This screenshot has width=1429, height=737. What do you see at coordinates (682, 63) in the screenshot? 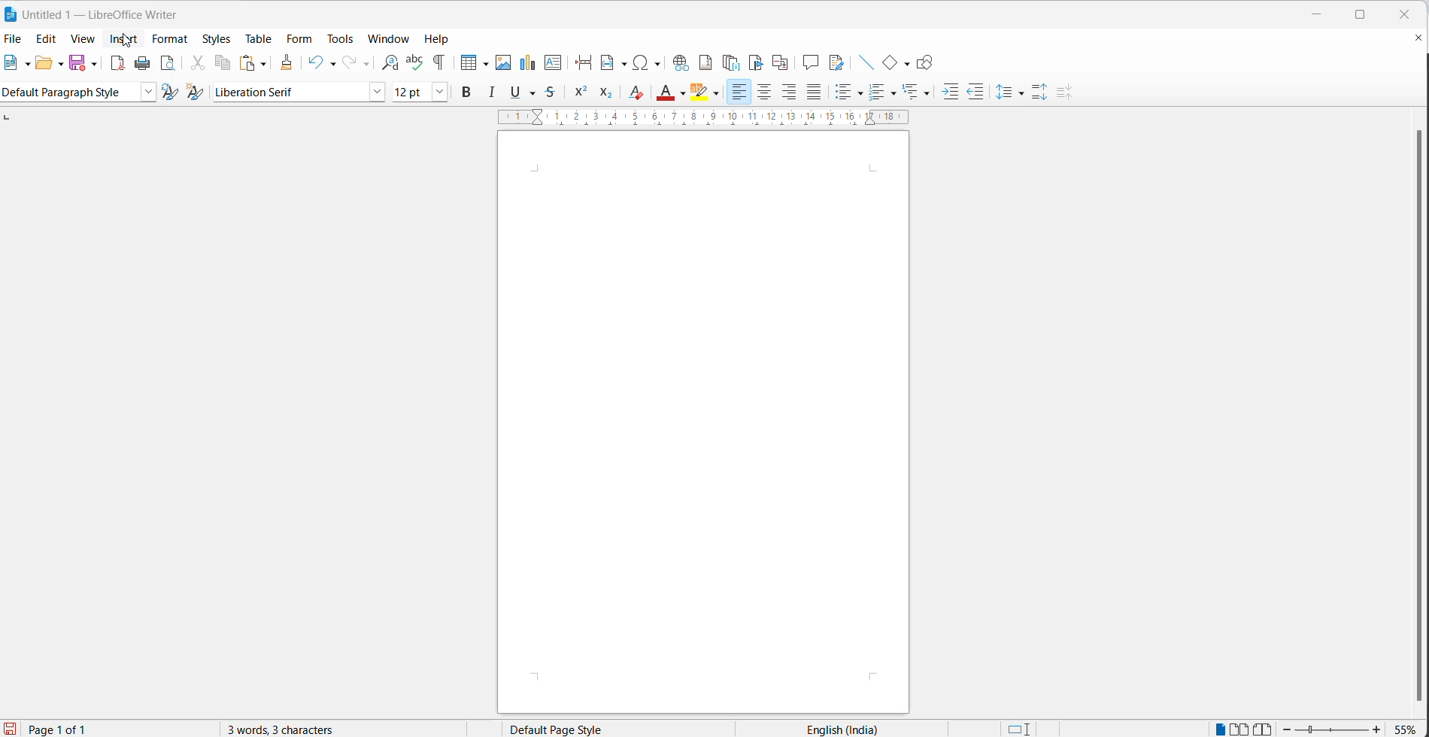
I see `insert hyperlinks` at bounding box center [682, 63].